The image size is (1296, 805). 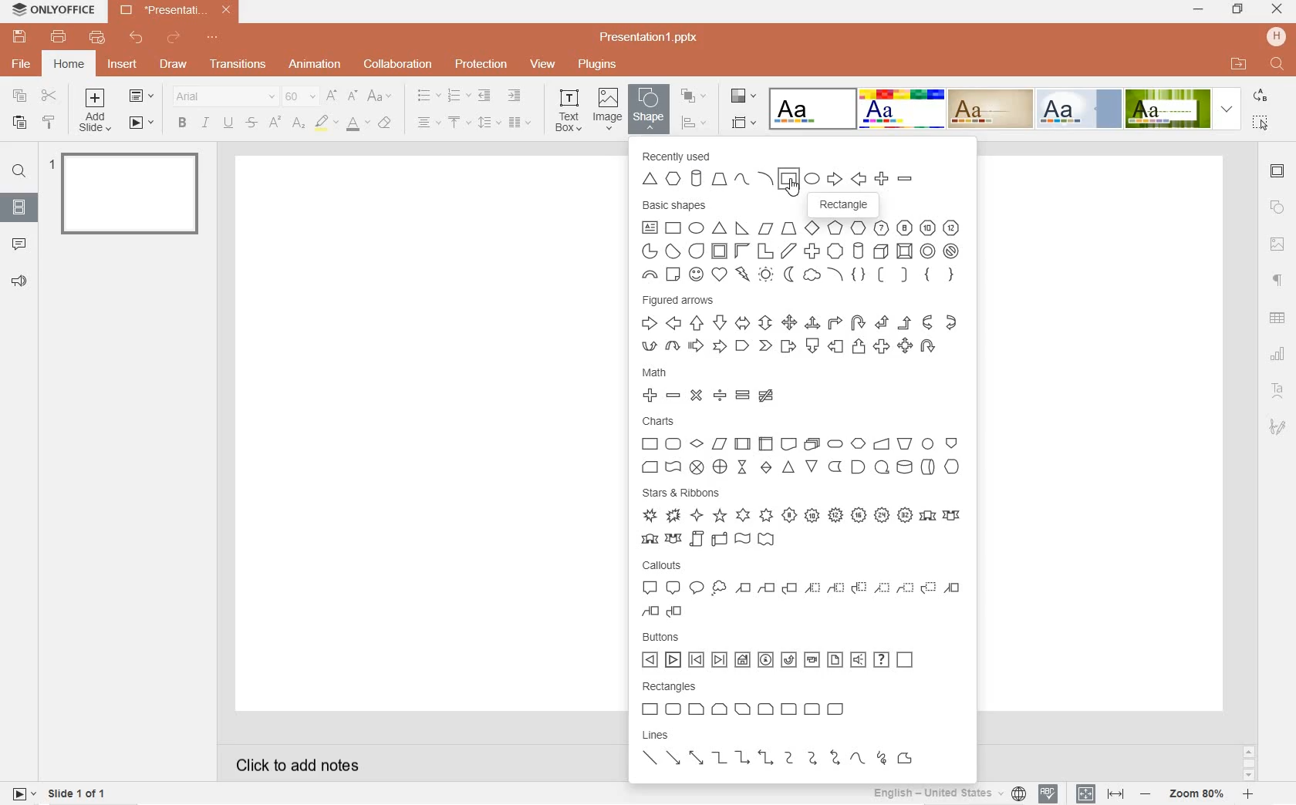 I want to click on Sequential Access Storage, so click(x=883, y=468).